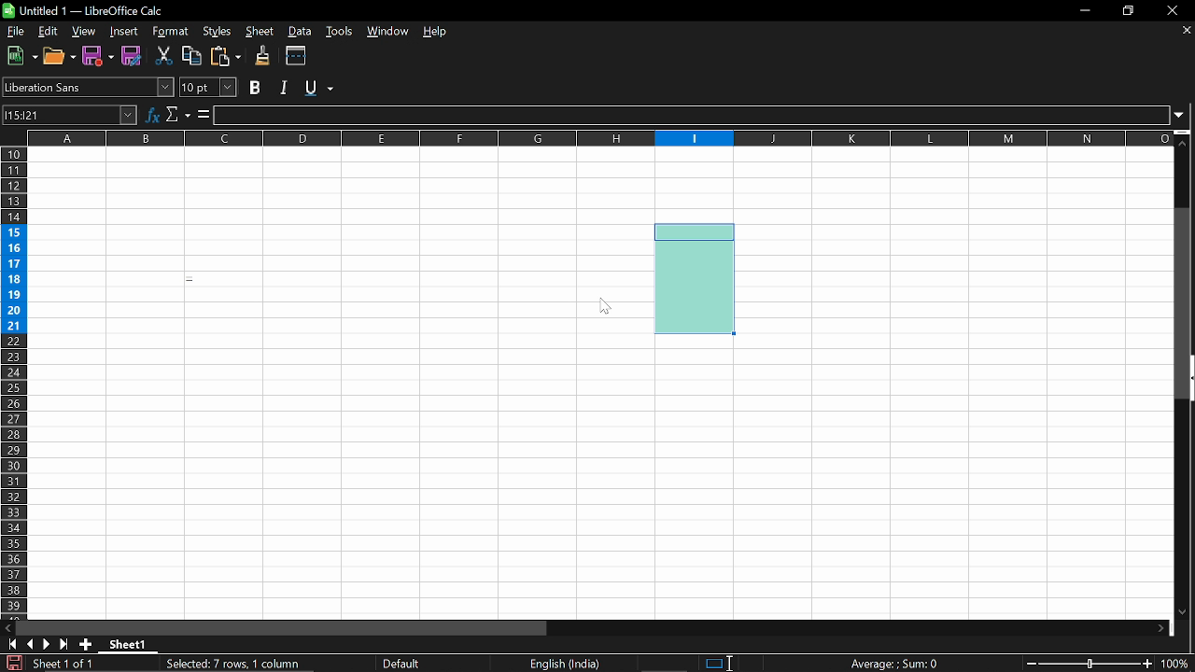  What do you see at coordinates (169, 32) in the screenshot?
I see `Format` at bounding box center [169, 32].